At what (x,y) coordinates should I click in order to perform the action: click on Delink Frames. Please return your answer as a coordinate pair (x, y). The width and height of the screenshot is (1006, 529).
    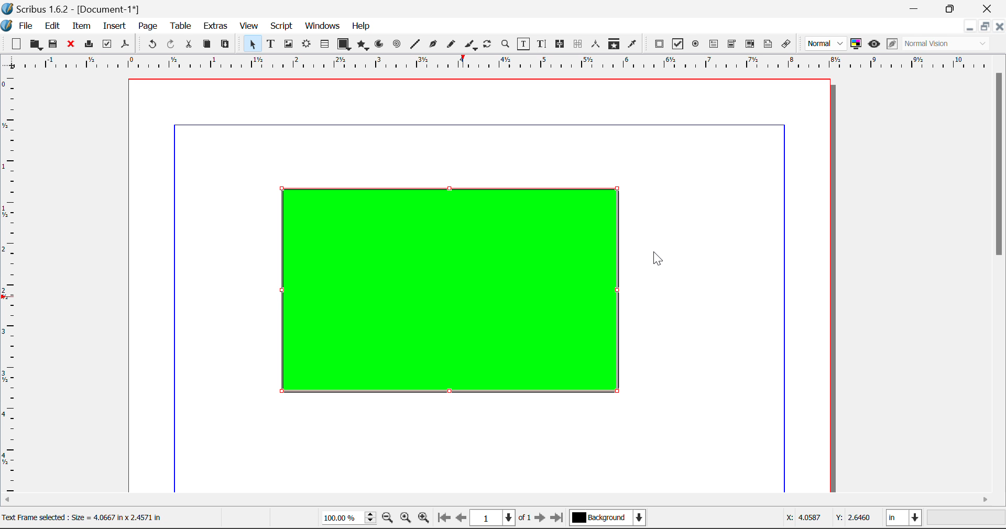
    Looking at the image, I should click on (579, 44).